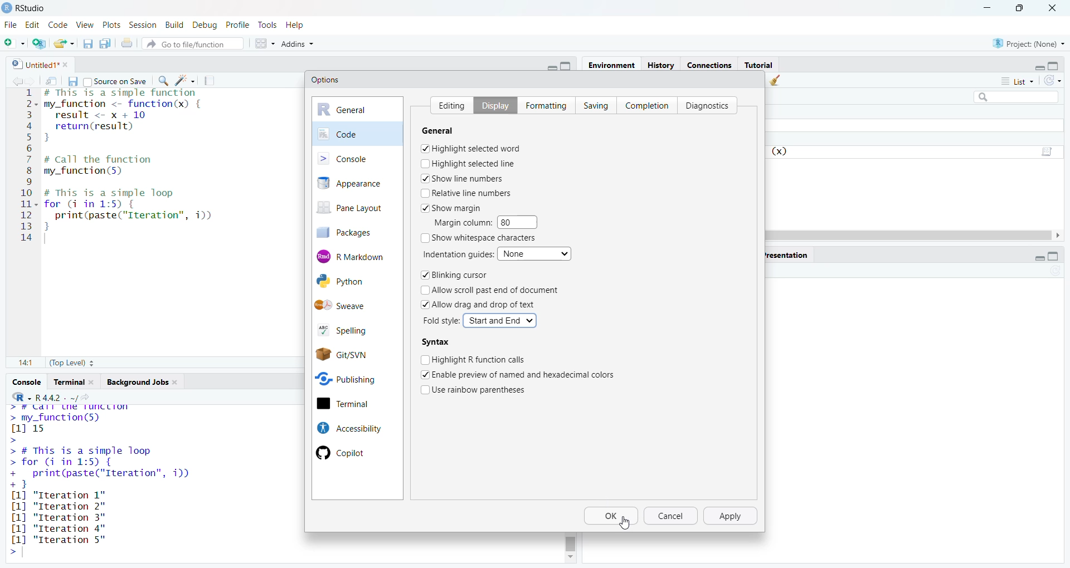 This screenshot has height=568, width=1070. Describe the element at coordinates (777, 81) in the screenshot. I see `clear objects from the workspace` at that location.